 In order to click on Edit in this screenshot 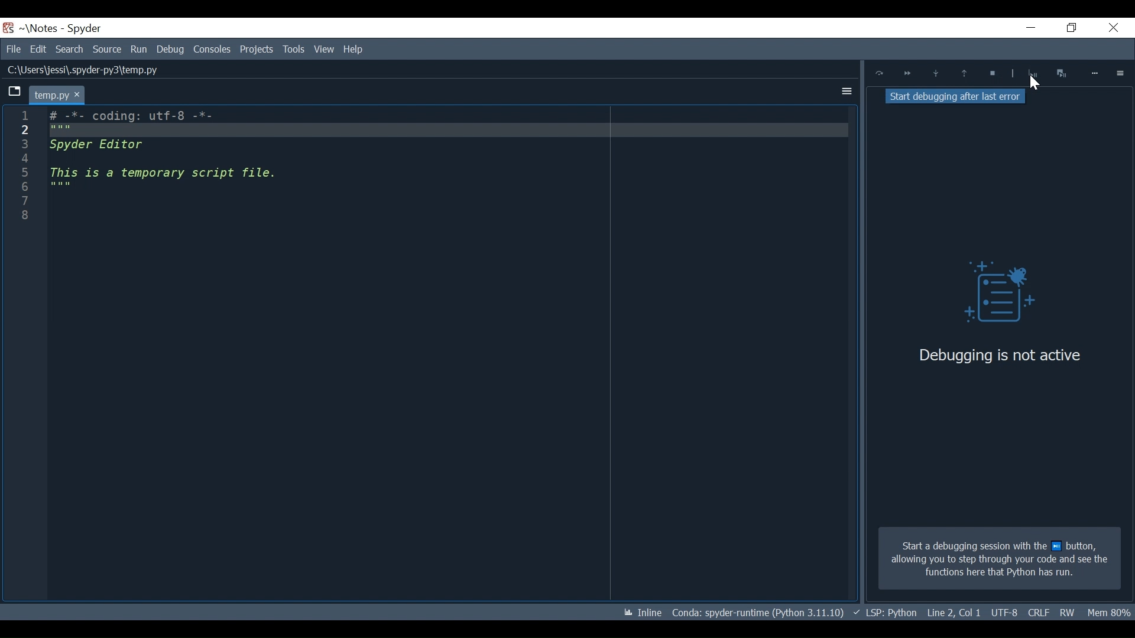, I will do `click(38, 49)`.